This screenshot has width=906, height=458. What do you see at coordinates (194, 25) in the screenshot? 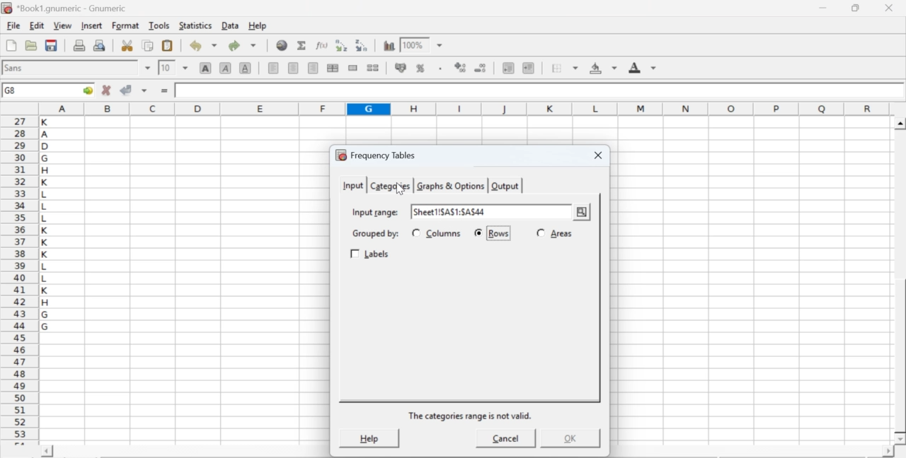
I see `statistics` at bounding box center [194, 25].